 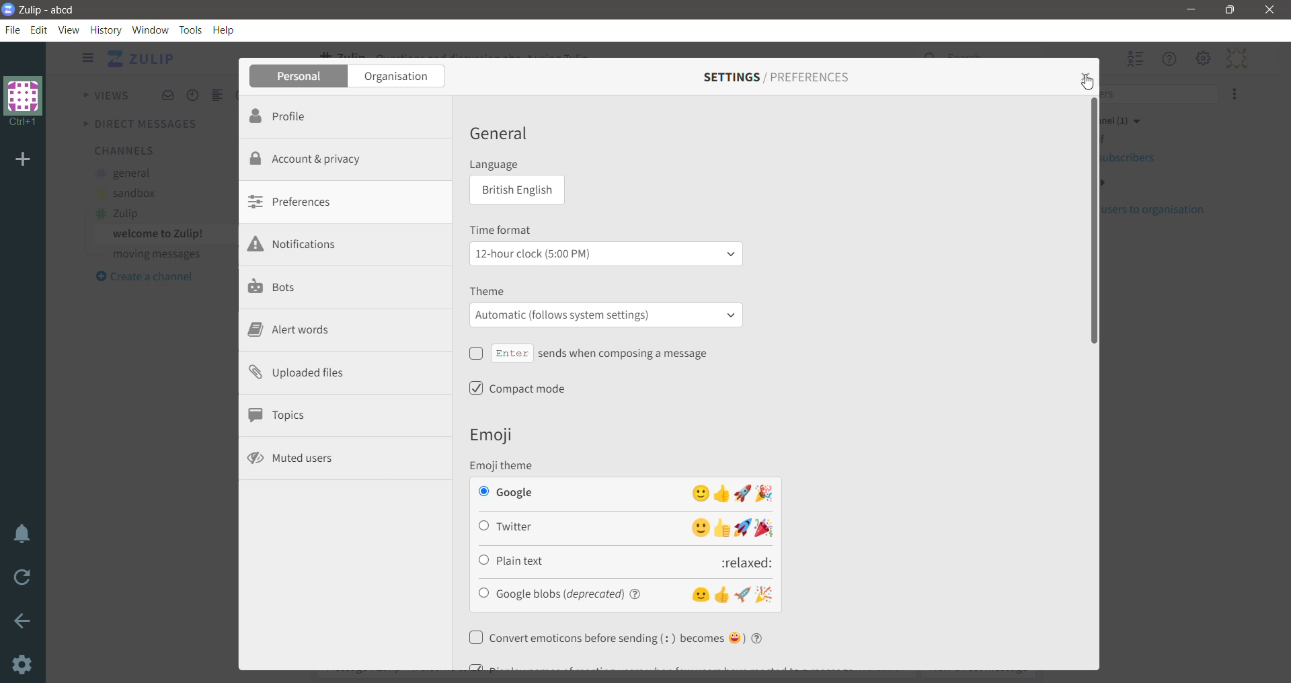 I want to click on Uploaded files, so click(x=304, y=374).